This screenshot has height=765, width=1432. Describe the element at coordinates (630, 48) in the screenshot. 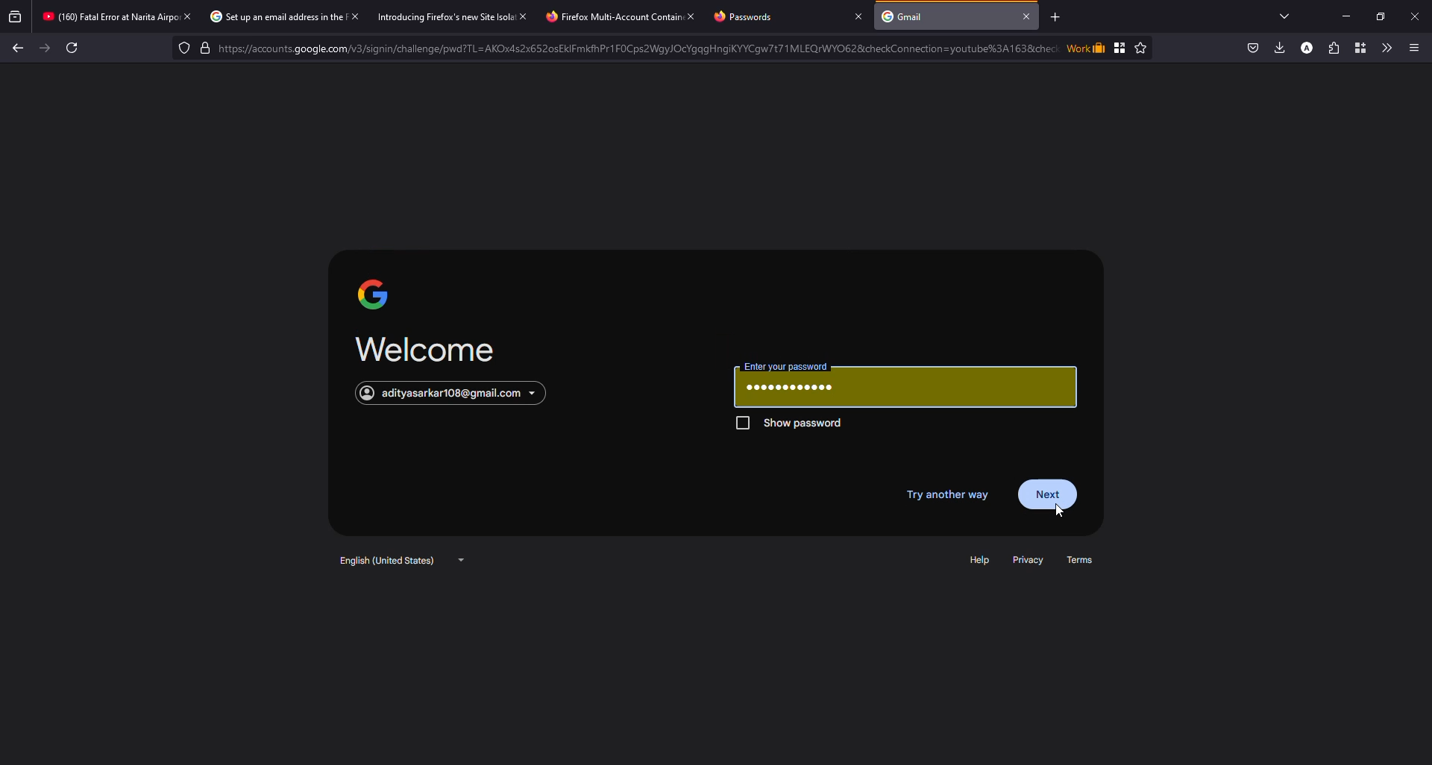

I see `———
https://accounts.google.com/v3/signin/challenge/pwd?TL=AKOx4s2x6520sEKIFmkfPr1FOCs2WaylOcYgqgHngiKYYCw7t71MLEQrWYOG28icheckConnection=youtube3%3A1 638che:` at that location.